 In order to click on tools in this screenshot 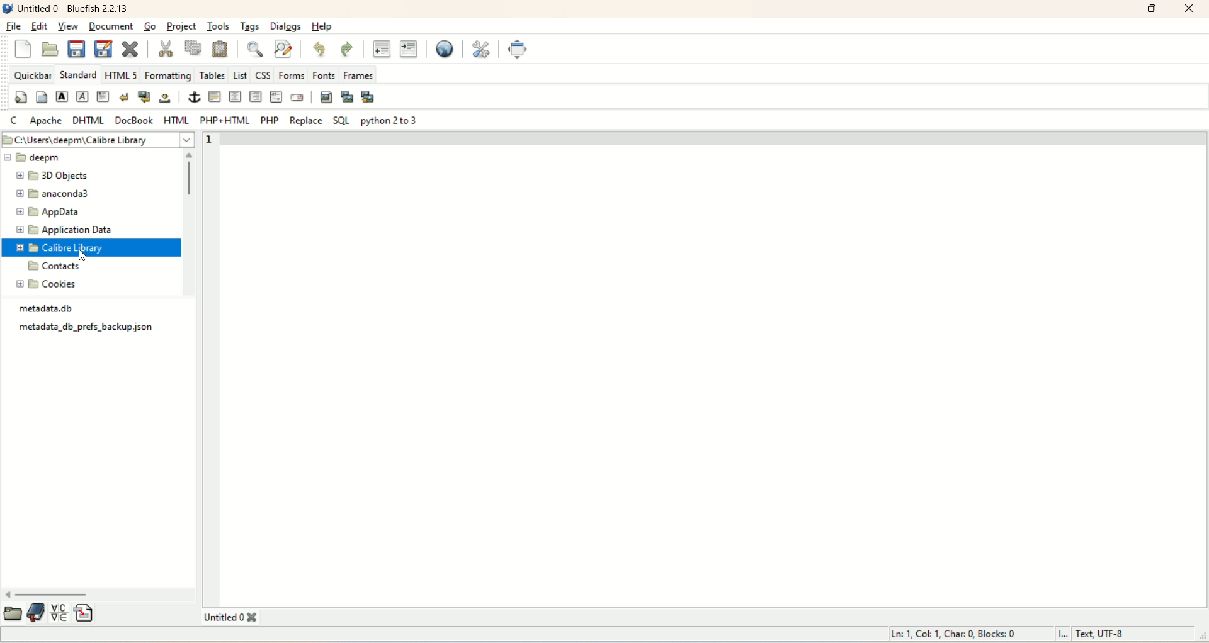, I will do `click(217, 25)`.